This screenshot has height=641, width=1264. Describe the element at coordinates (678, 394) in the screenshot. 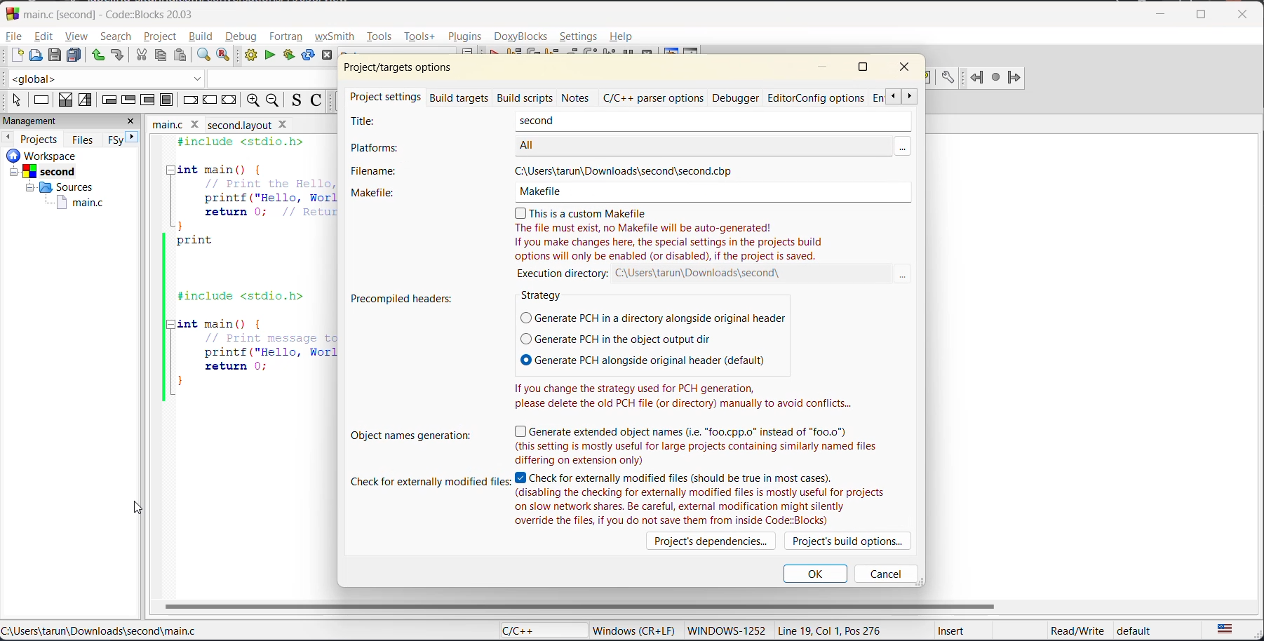

I see `If you change the strategy used for PCH generation,
please delete the old PCH file (or directory) manually to avoid conflicts...` at that location.